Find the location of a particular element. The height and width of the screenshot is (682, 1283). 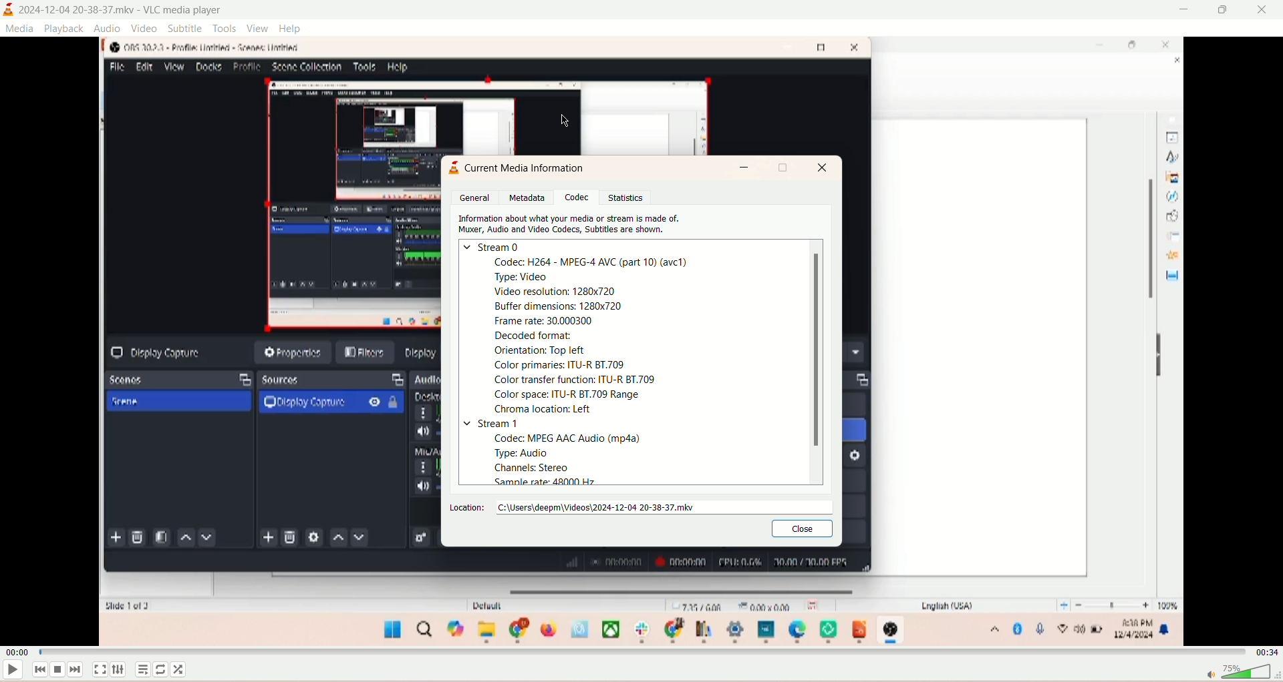

logo is located at coordinates (9, 9).